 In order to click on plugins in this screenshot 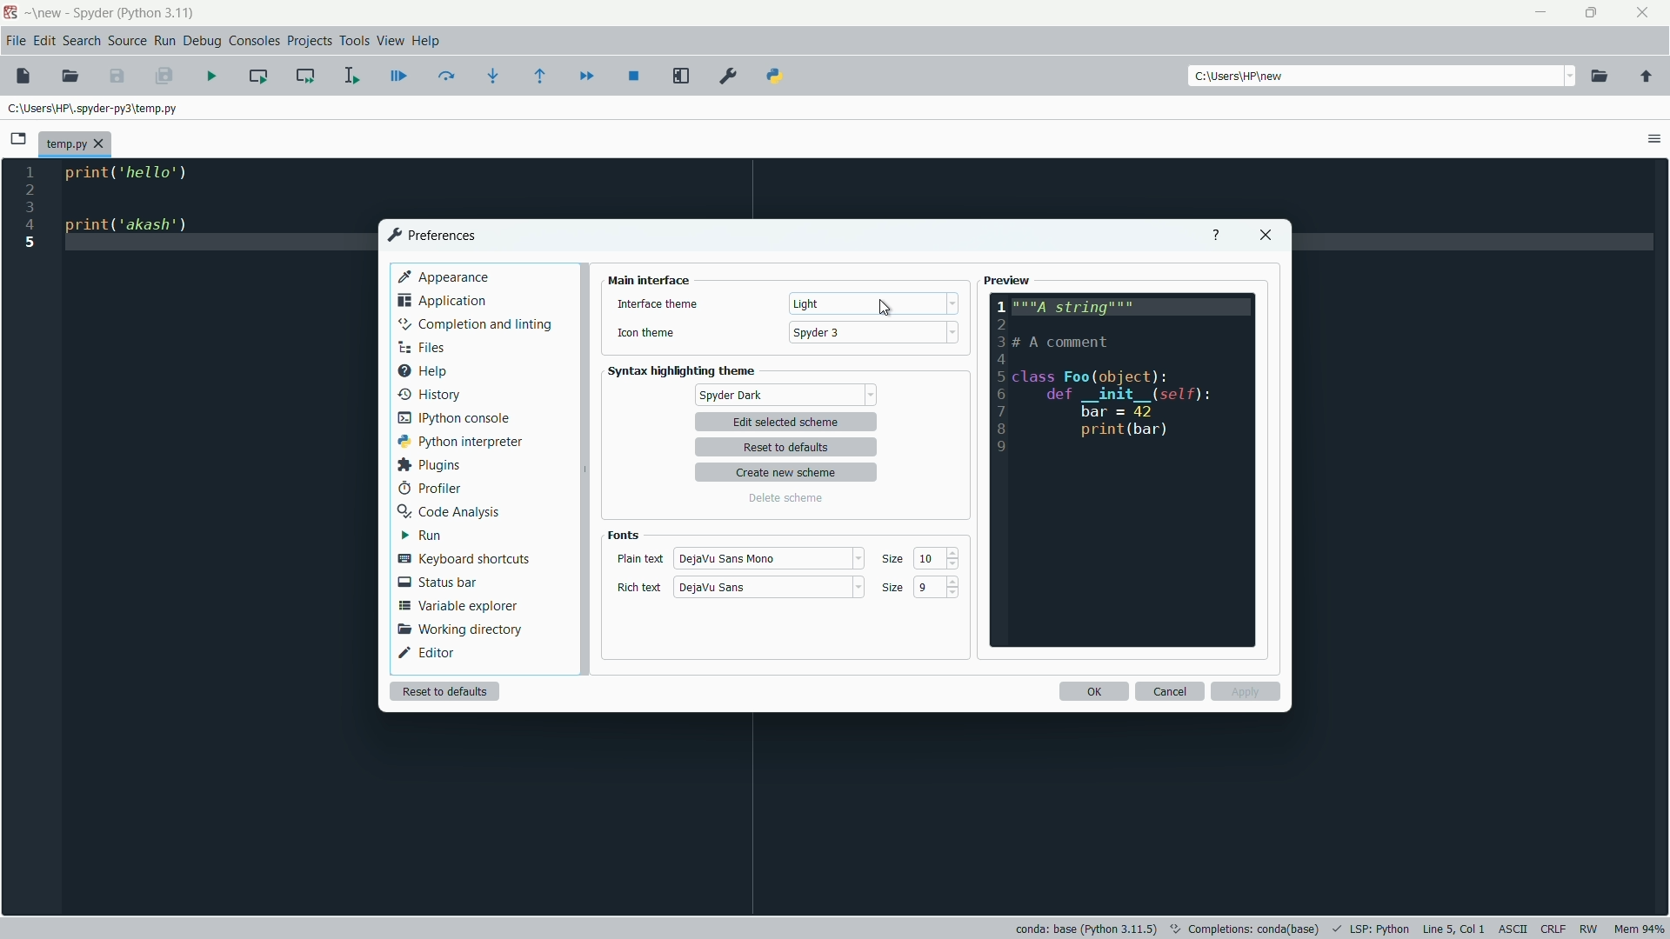, I will do `click(426, 466)`.